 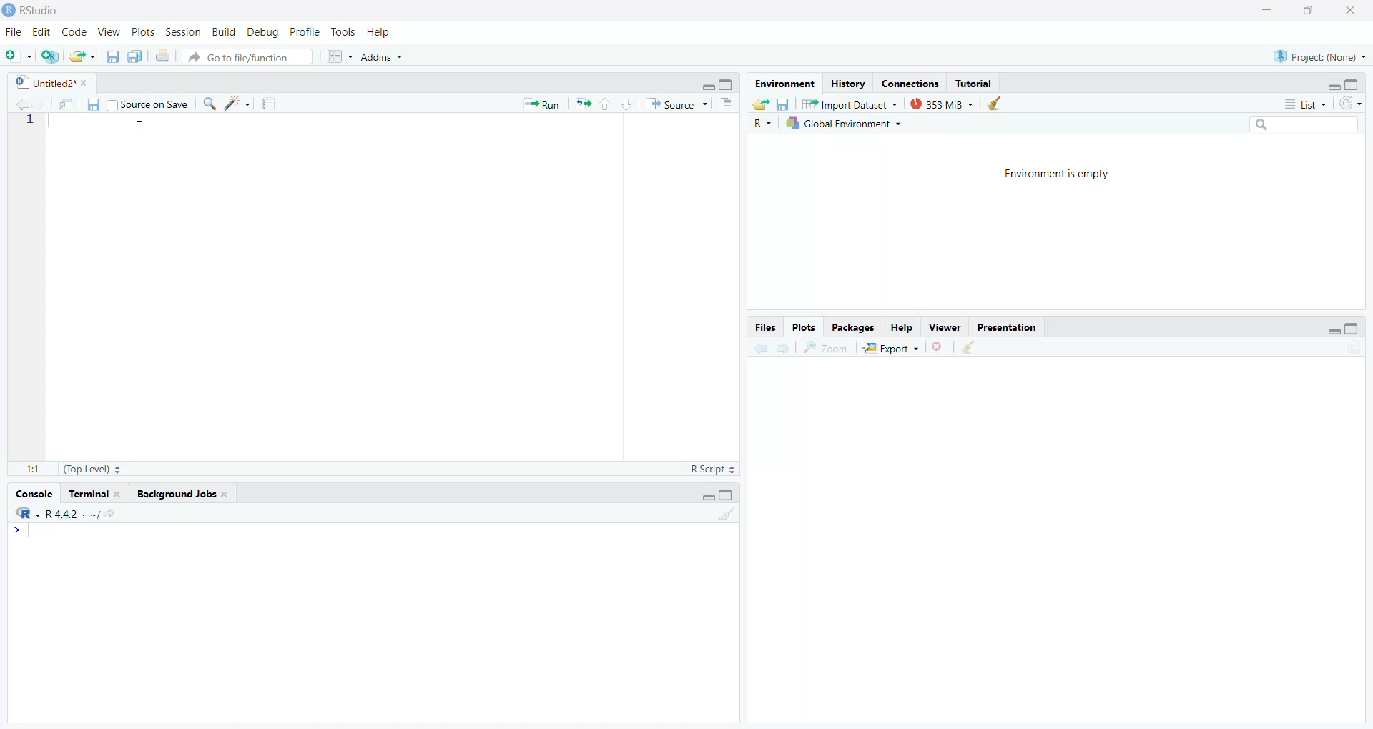 What do you see at coordinates (757, 349) in the screenshot?
I see `go back` at bounding box center [757, 349].